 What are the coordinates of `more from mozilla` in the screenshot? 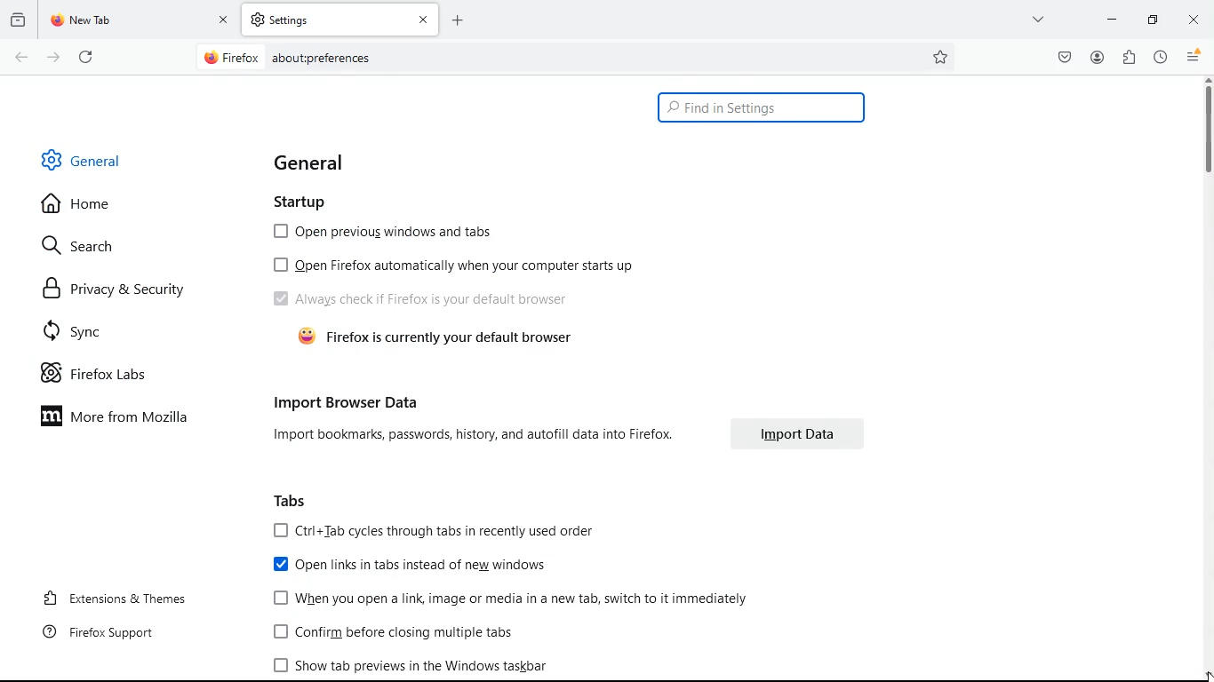 It's located at (125, 419).